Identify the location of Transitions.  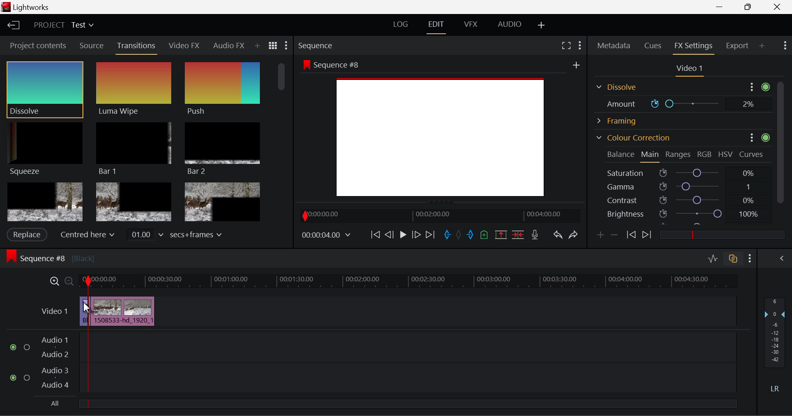
(137, 47).